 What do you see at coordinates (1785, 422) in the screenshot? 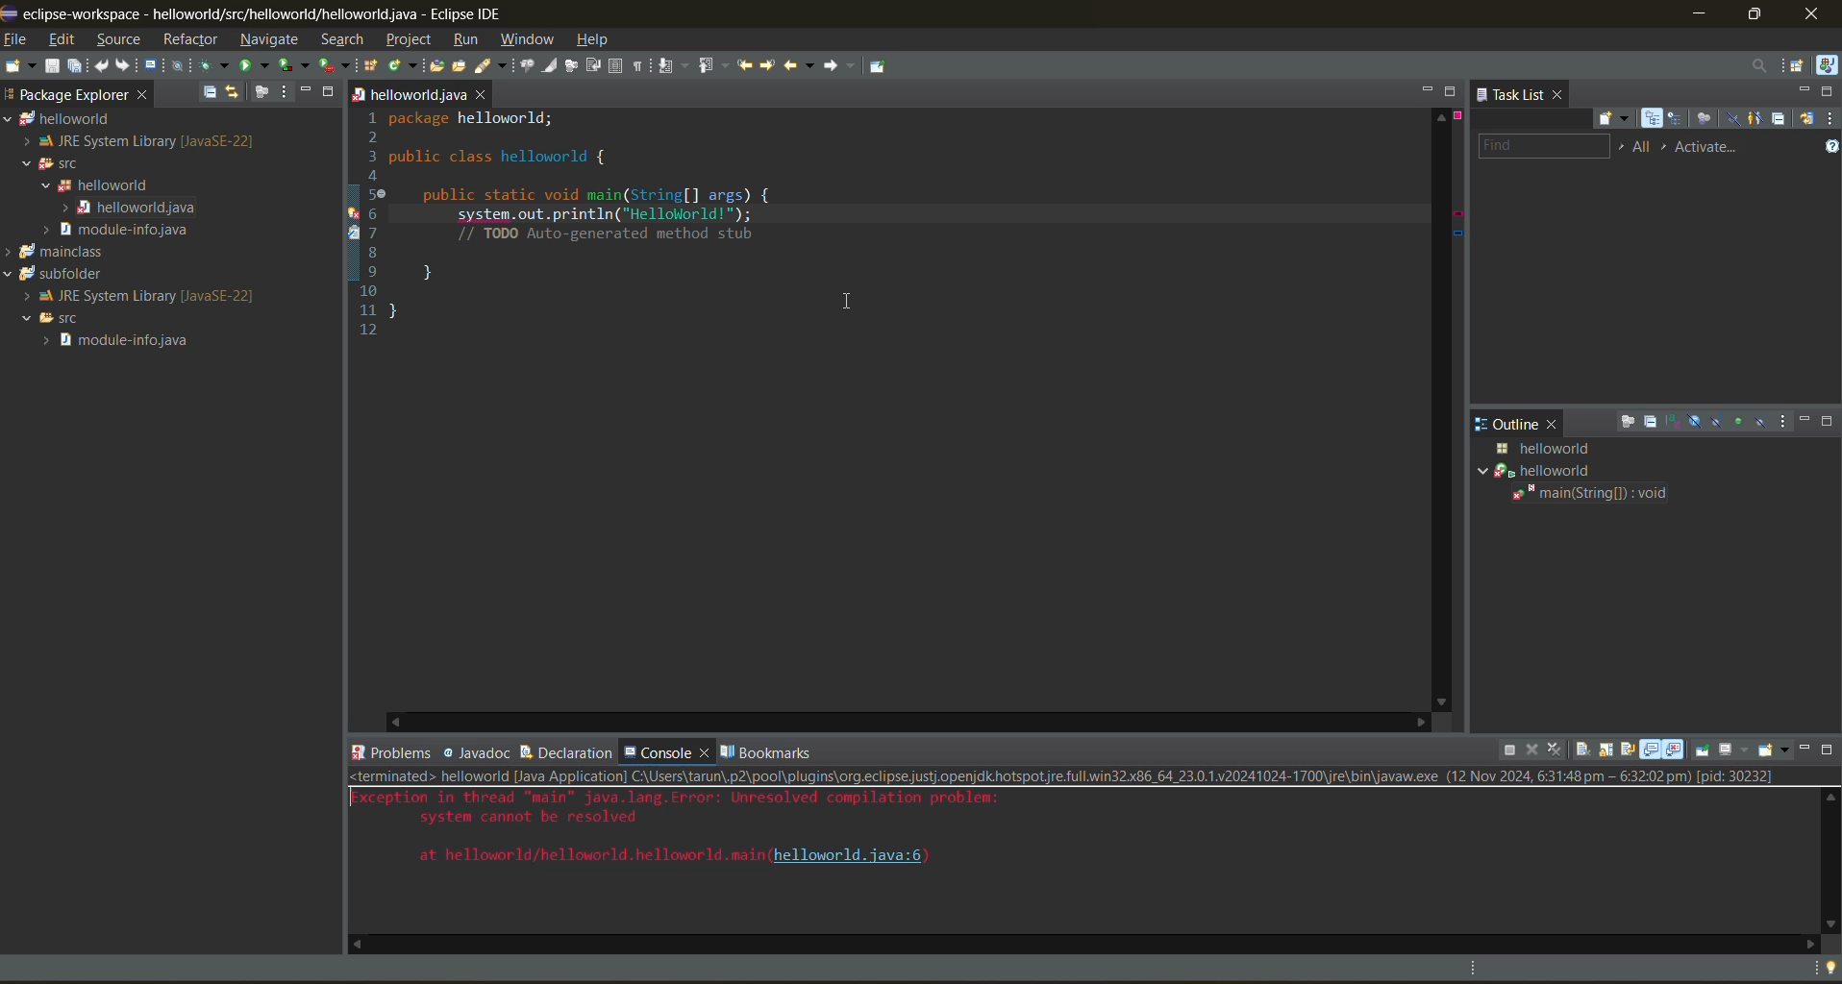
I see `view menu` at bounding box center [1785, 422].